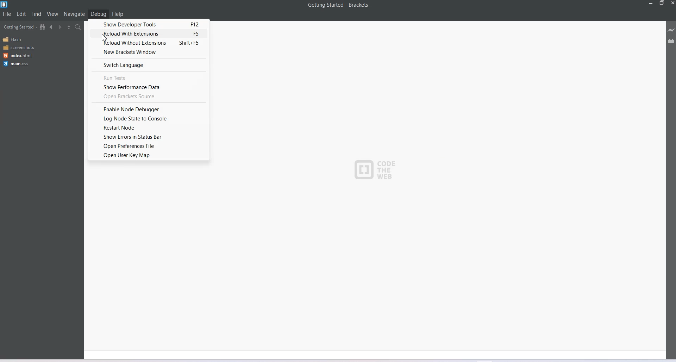 This screenshot has height=362, width=676. What do you see at coordinates (105, 38) in the screenshot?
I see `Cursor` at bounding box center [105, 38].